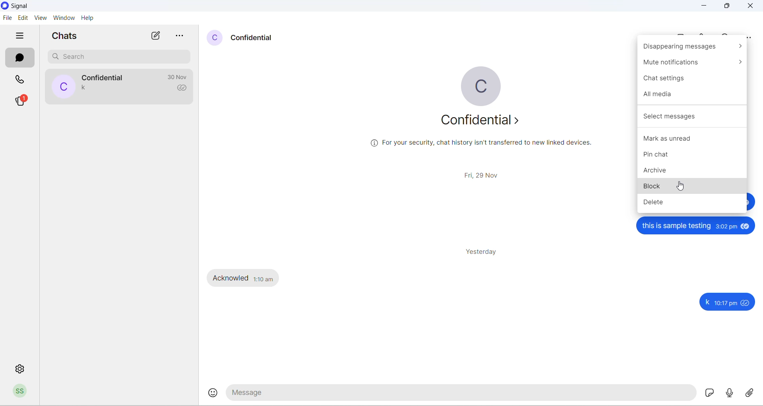 Image resolution: width=763 pixels, height=406 pixels. I want to click on mark as unread, so click(695, 139).